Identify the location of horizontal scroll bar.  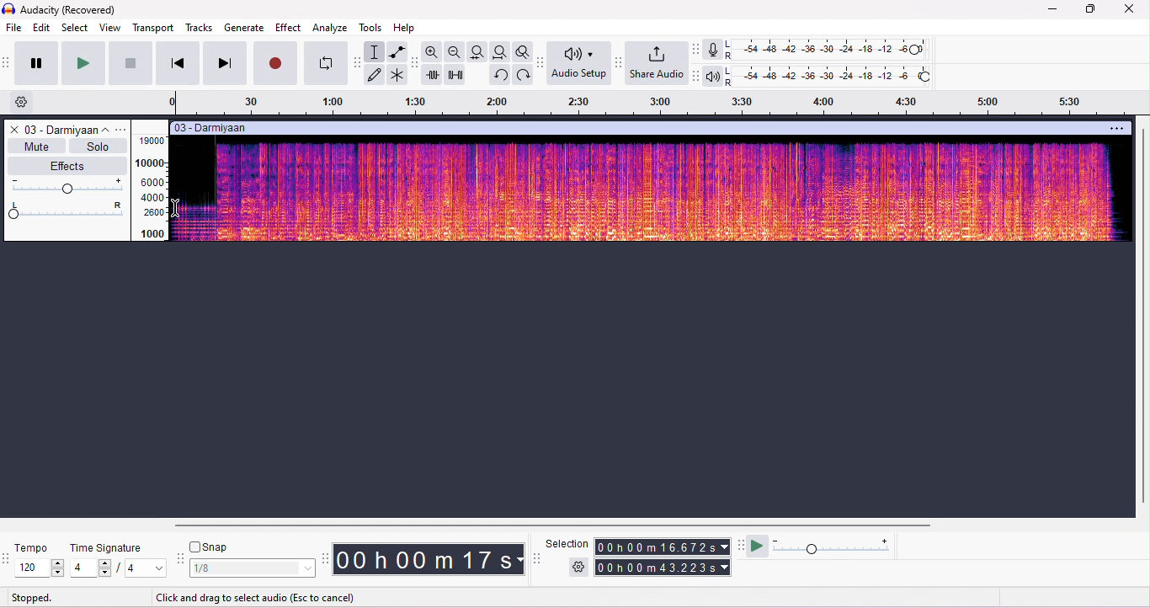
(559, 524).